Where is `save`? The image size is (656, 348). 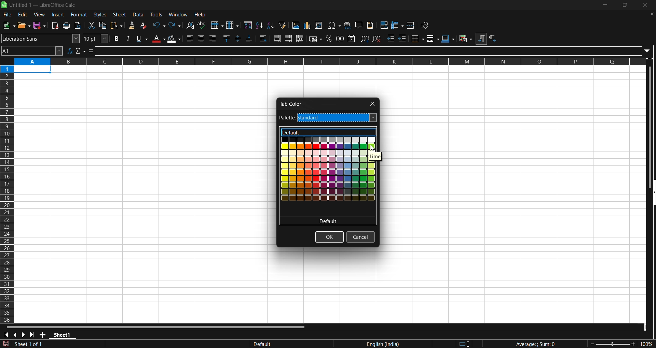 save is located at coordinates (40, 25).